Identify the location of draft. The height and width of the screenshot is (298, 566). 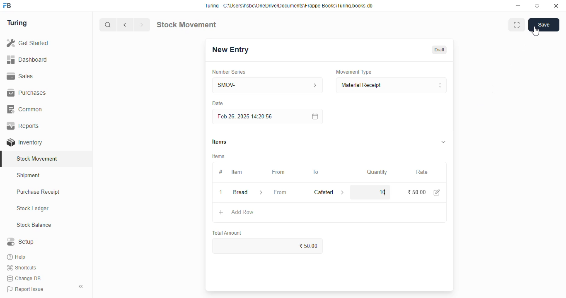
(440, 50).